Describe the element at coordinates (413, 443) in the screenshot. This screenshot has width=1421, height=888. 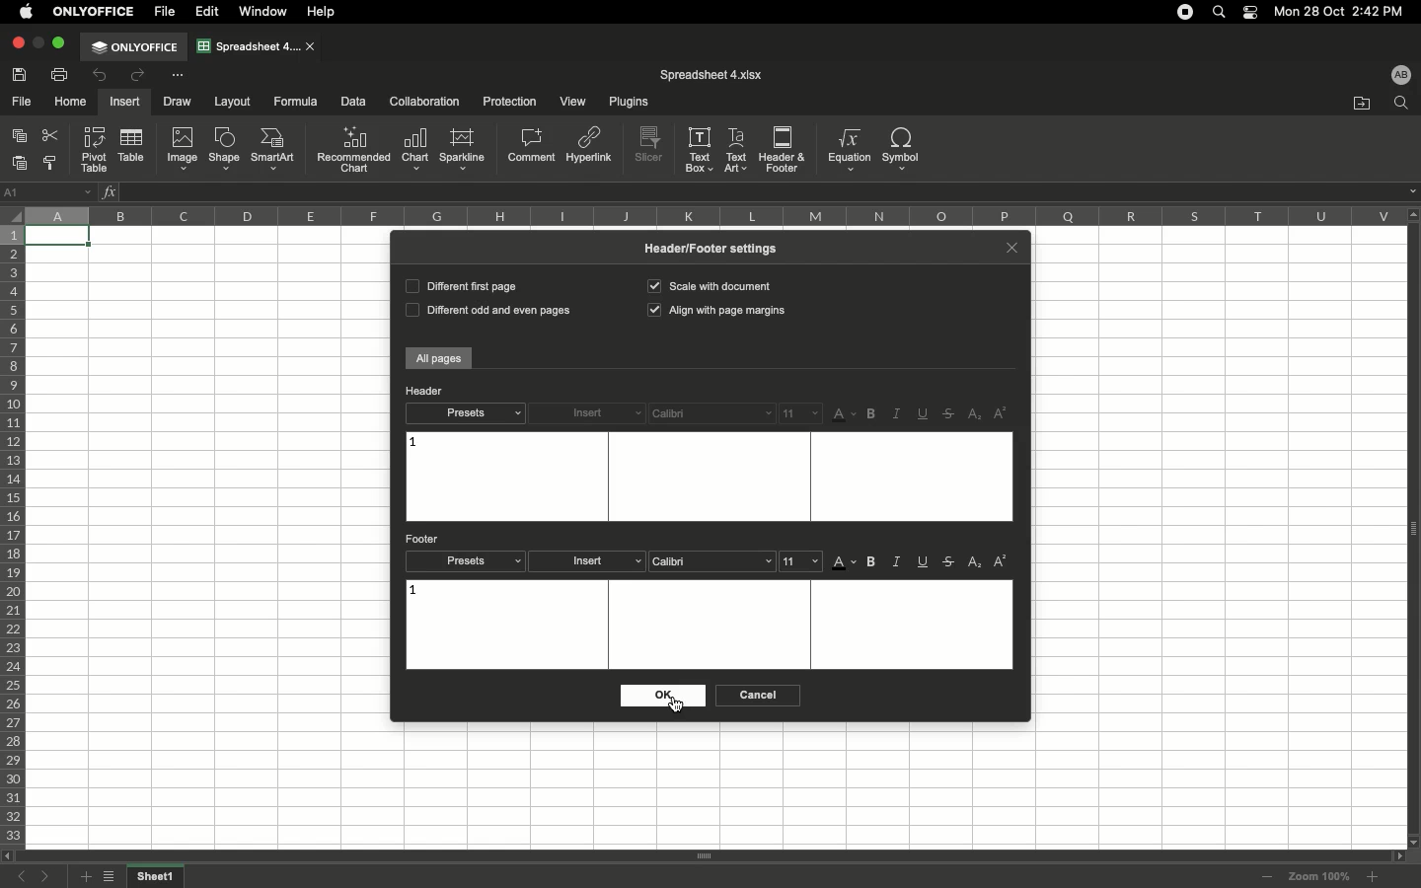
I see `Header text` at that location.